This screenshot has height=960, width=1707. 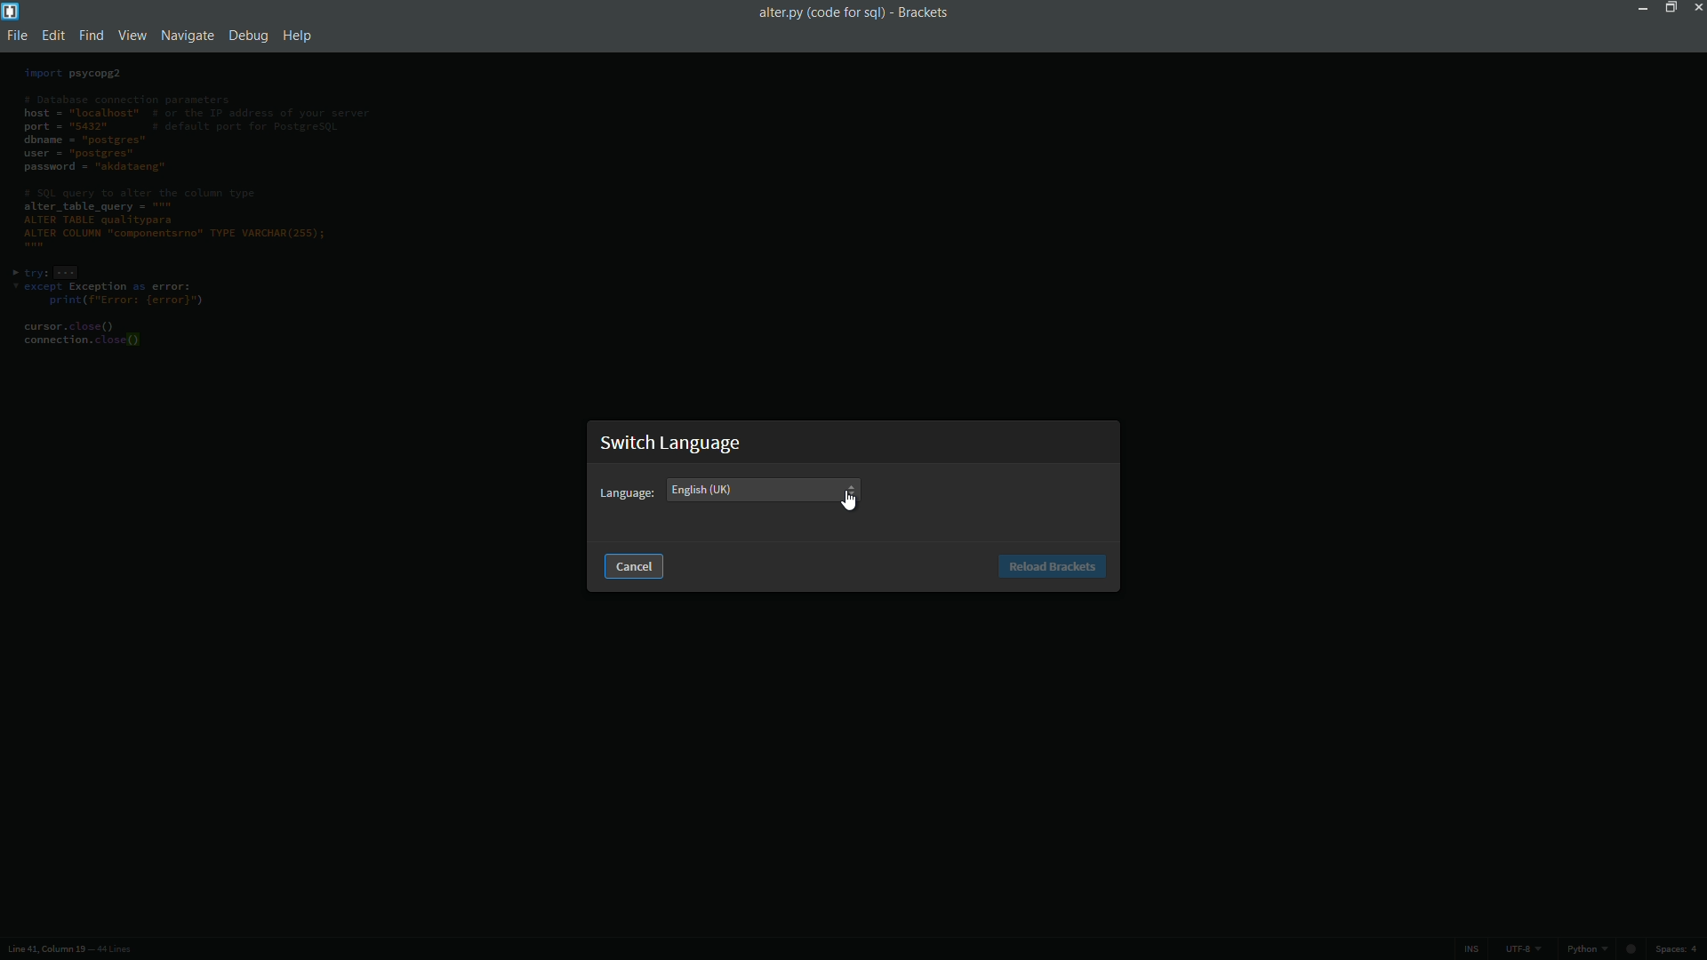 What do you see at coordinates (1645, 10) in the screenshot?
I see `minimize` at bounding box center [1645, 10].